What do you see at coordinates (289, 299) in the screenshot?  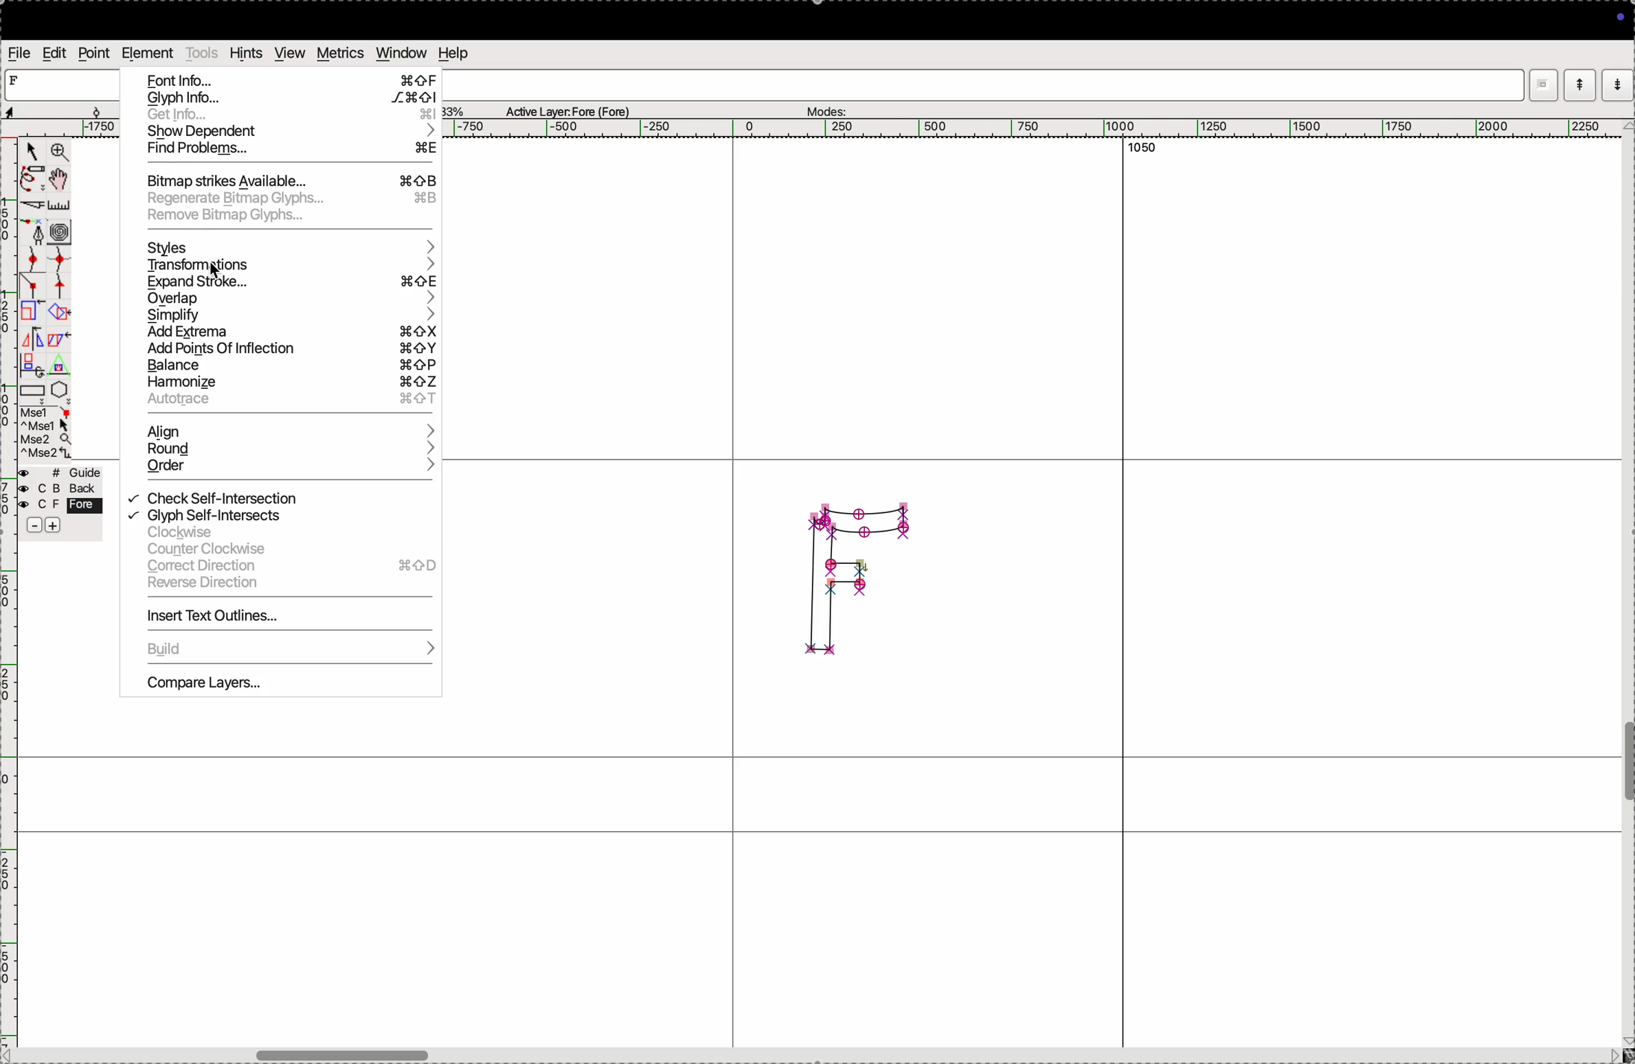 I see `overlap` at bounding box center [289, 299].